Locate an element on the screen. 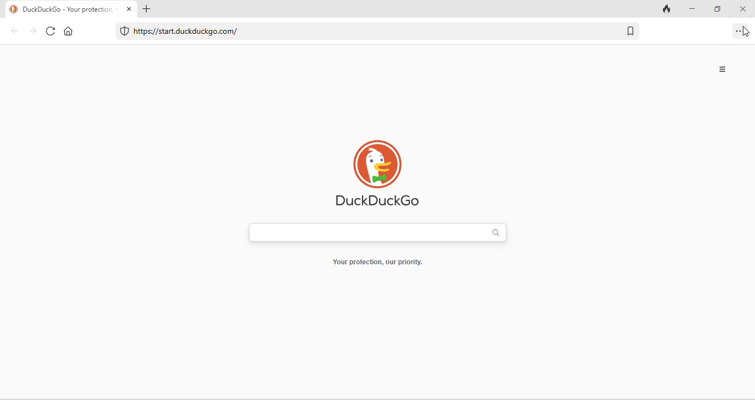 The height and width of the screenshot is (400, 755). cursor is located at coordinates (747, 33).